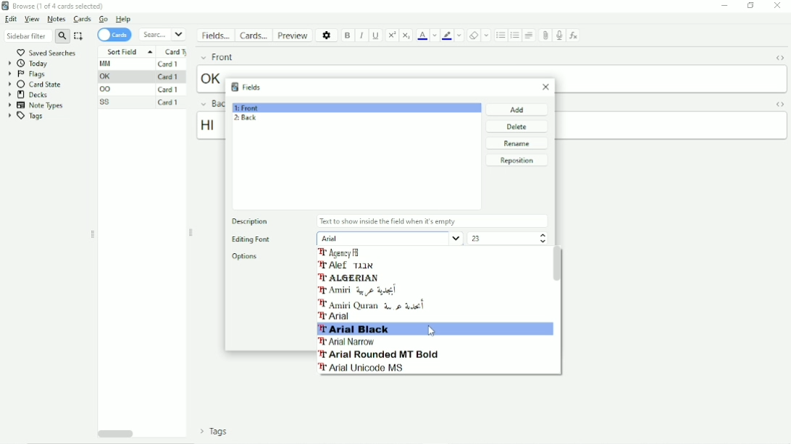 This screenshot has height=444, width=791. I want to click on Delete, so click(518, 126).